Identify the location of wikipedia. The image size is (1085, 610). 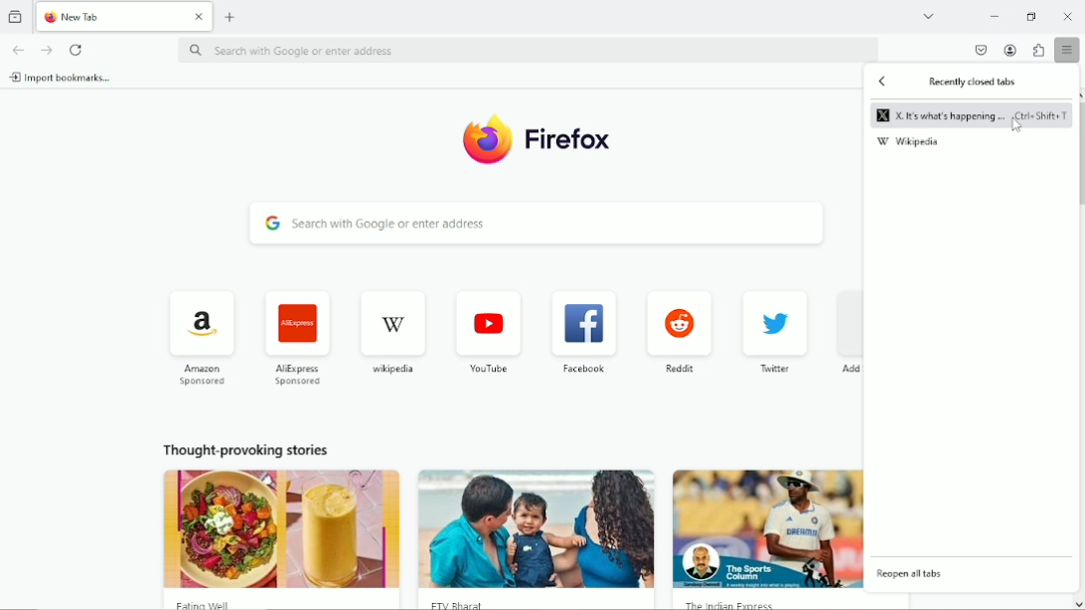
(909, 143).